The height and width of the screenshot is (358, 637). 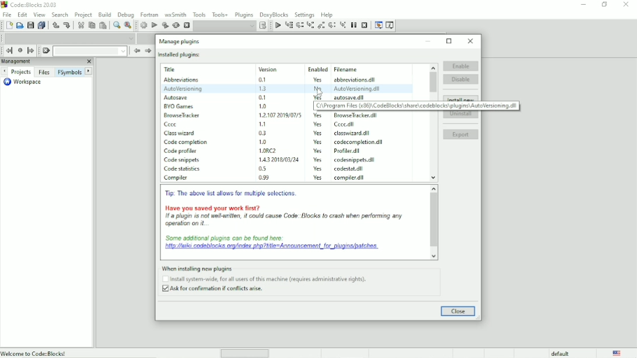 I want to click on Prev, so click(x=5, y=71).